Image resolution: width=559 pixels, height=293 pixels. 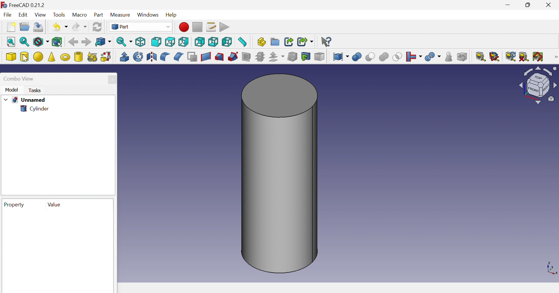 I want to click on Model, so click(x=12, y=90).